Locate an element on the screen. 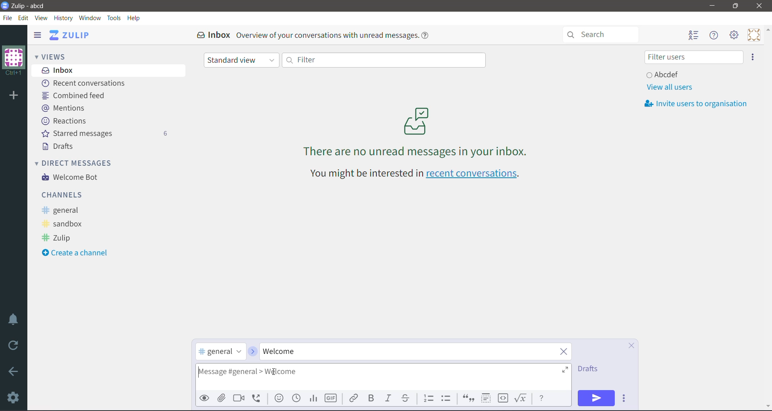 The height and width of the screenshot is (411, 772). Typing Cursor is located at coordinates (276, 371).